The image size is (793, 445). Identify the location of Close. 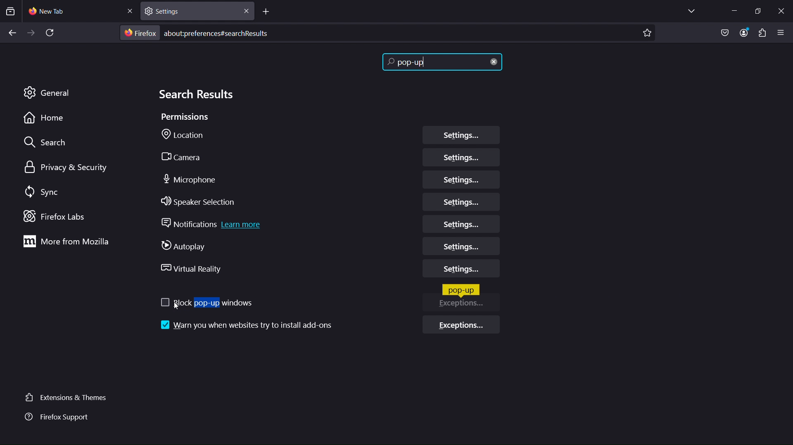
(782, 9).